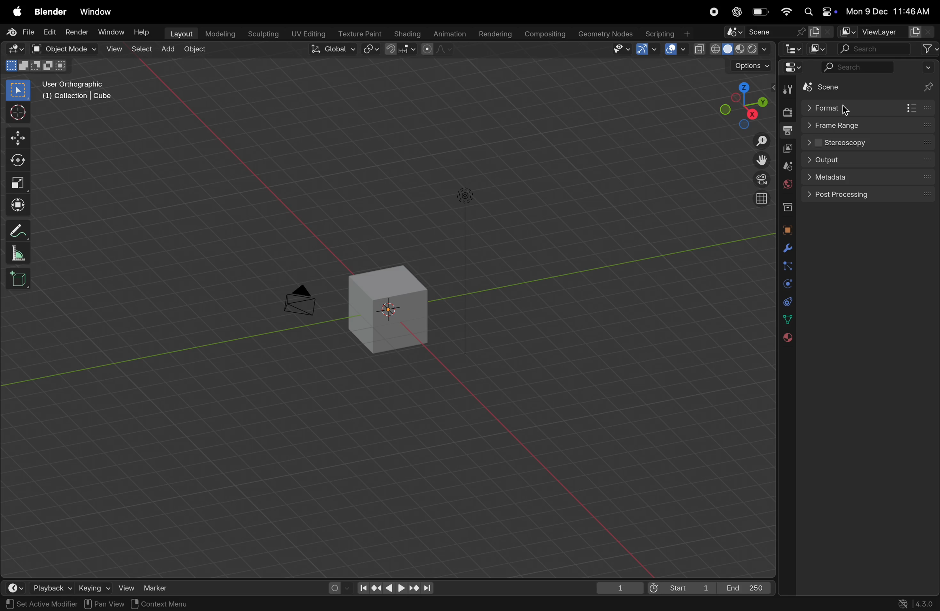 Image resolution: width=940 pixels, height=611 pixels. What do you see at coordinates (408, 33) in the screenshot?
I see `Shading` at bounding box center [408, 33].